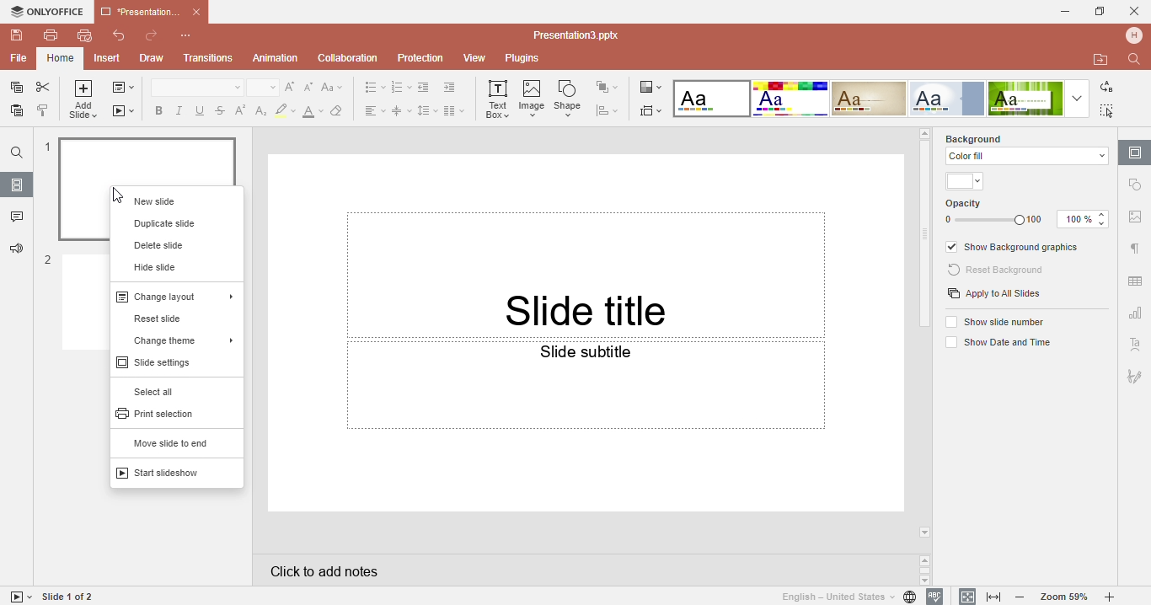 This screenshot has width=1151, height=605. I want to click on Text art setting, so click(1135, 344).